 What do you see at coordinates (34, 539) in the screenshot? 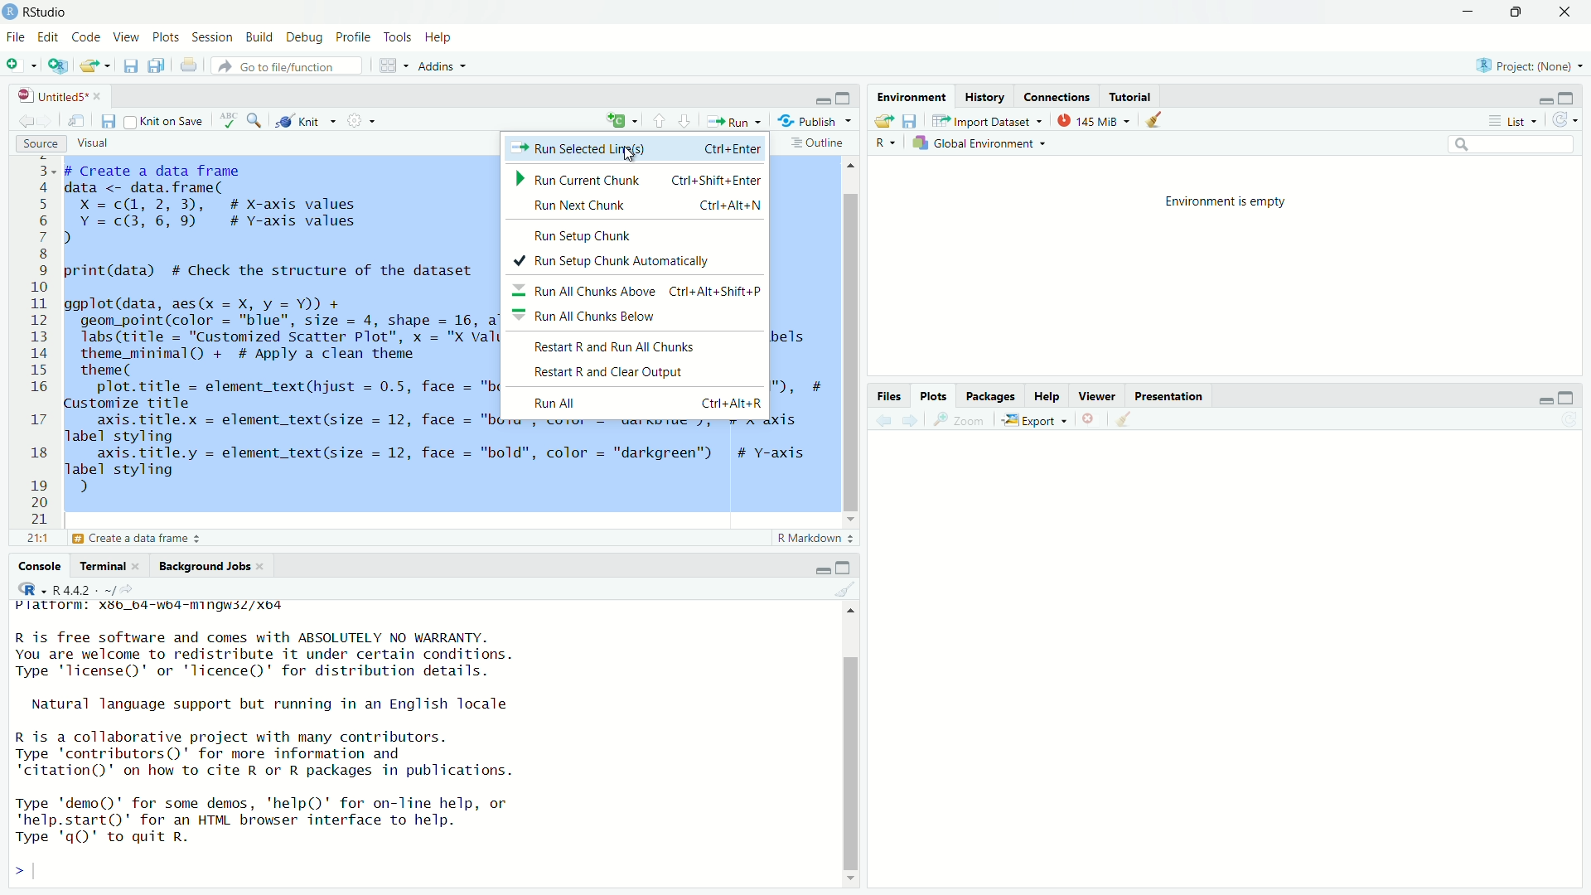
I see `2:1:1` at bounding box center [34, 539].